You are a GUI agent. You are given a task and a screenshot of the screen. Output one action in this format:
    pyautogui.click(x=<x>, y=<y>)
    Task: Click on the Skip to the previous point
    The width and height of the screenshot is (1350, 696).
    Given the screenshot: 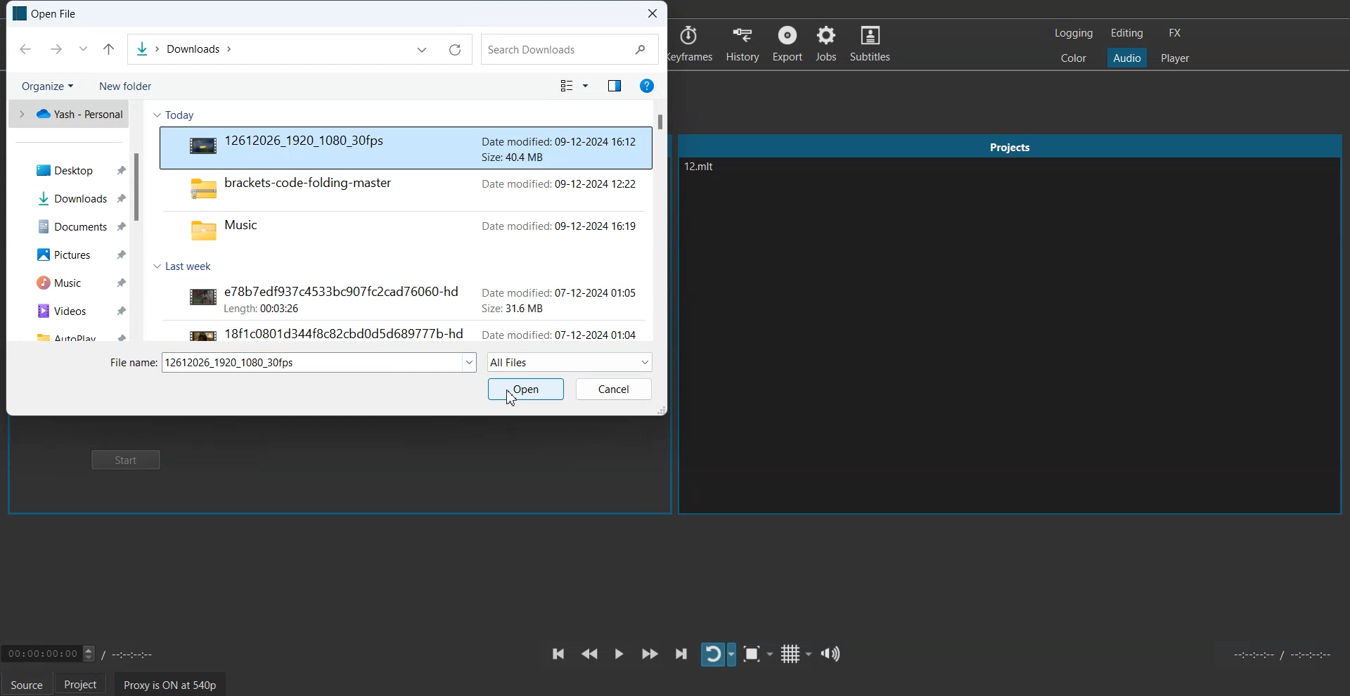 What is the action you would take?
    pyautogui.click(x=557, y=653)
    